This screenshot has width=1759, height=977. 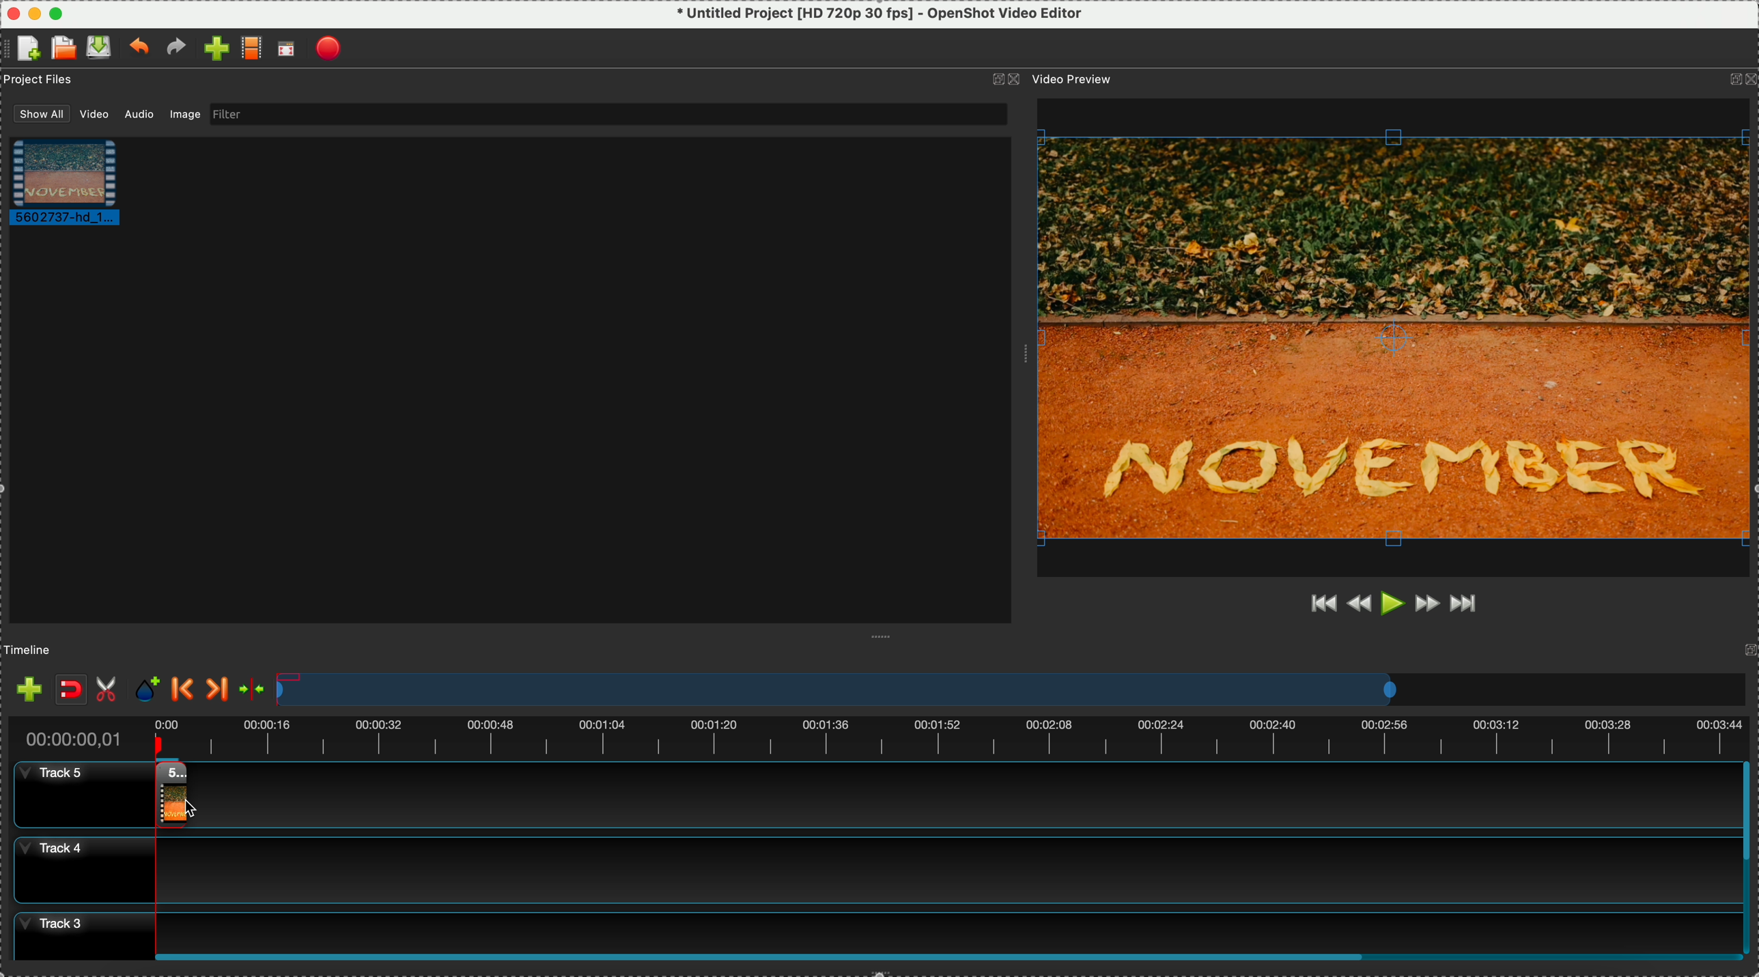 What do you see at coordinates (254, 689) in the screenshot?
I see `center the timeline on the playhead` at bounding box center [254, 689].